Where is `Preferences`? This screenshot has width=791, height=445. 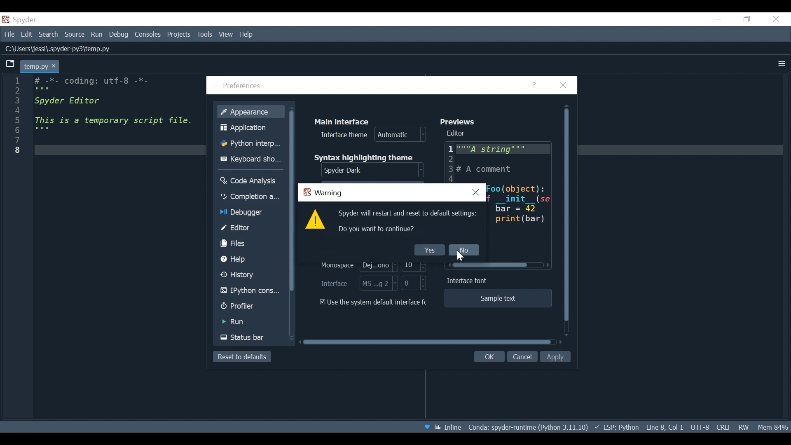 Preferences is located at coordinates (243, 87).